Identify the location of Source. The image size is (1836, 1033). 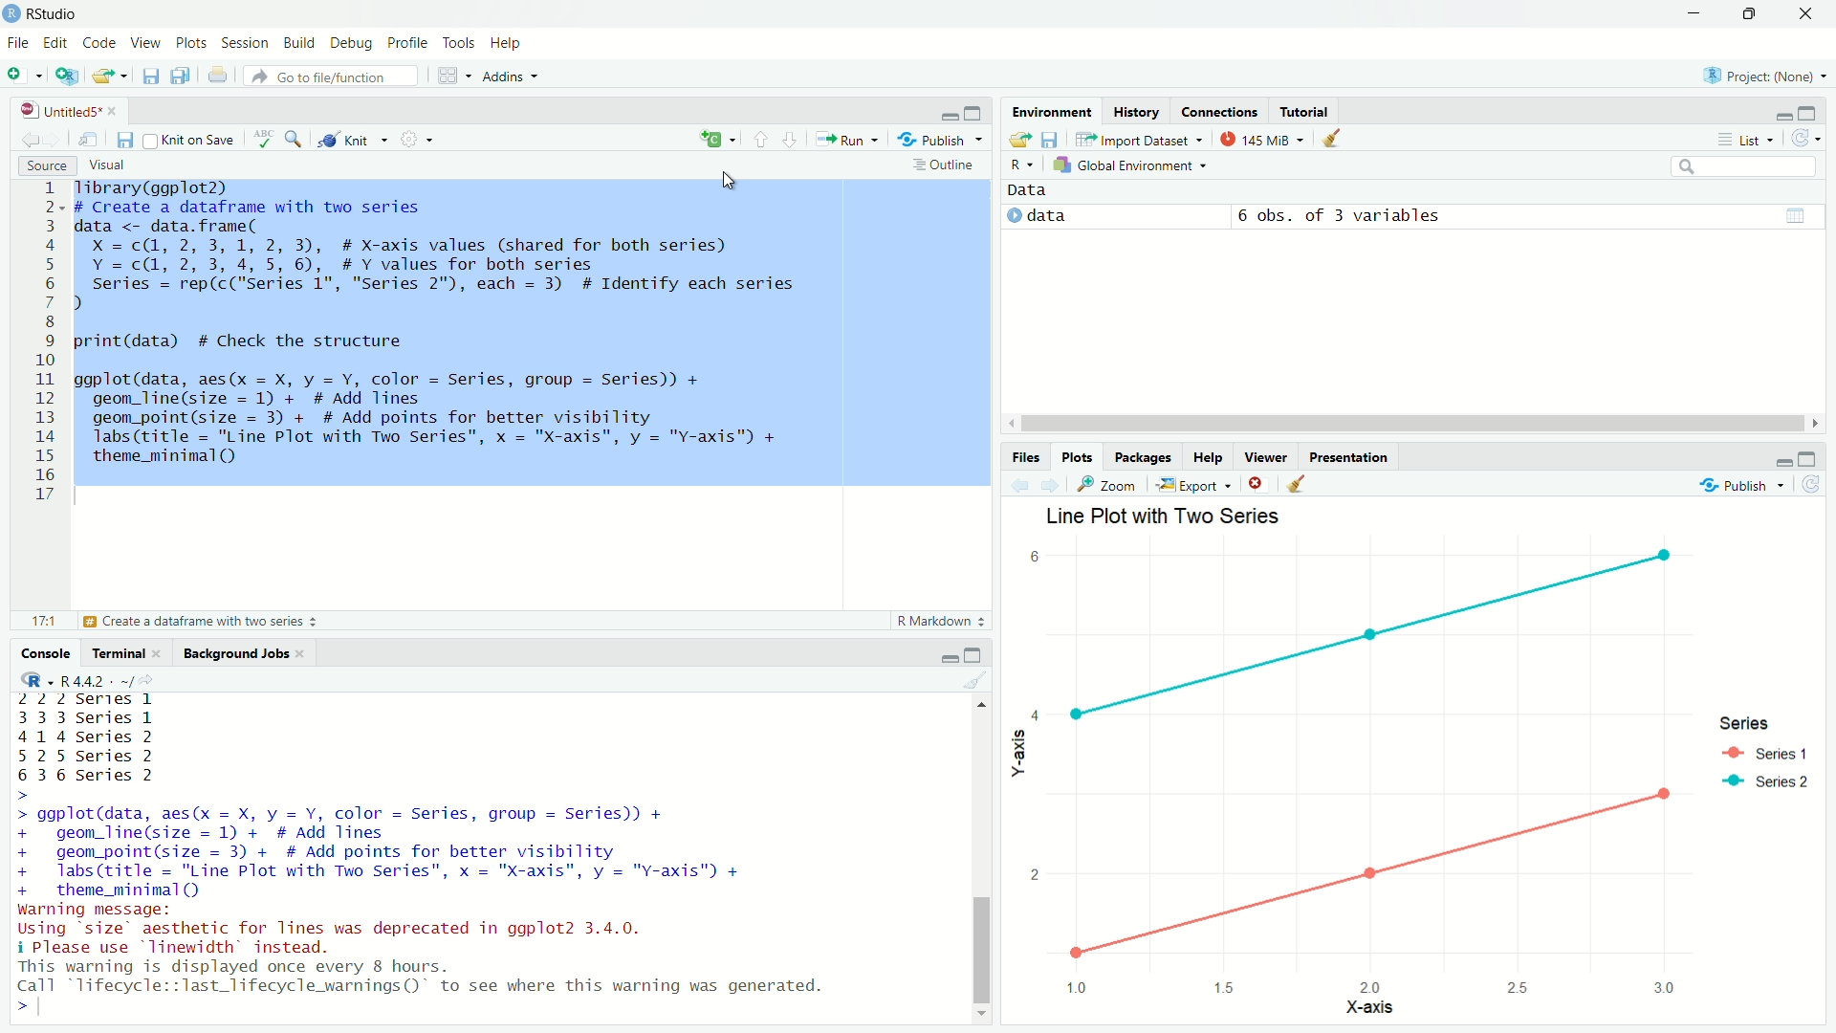
(46, 166).